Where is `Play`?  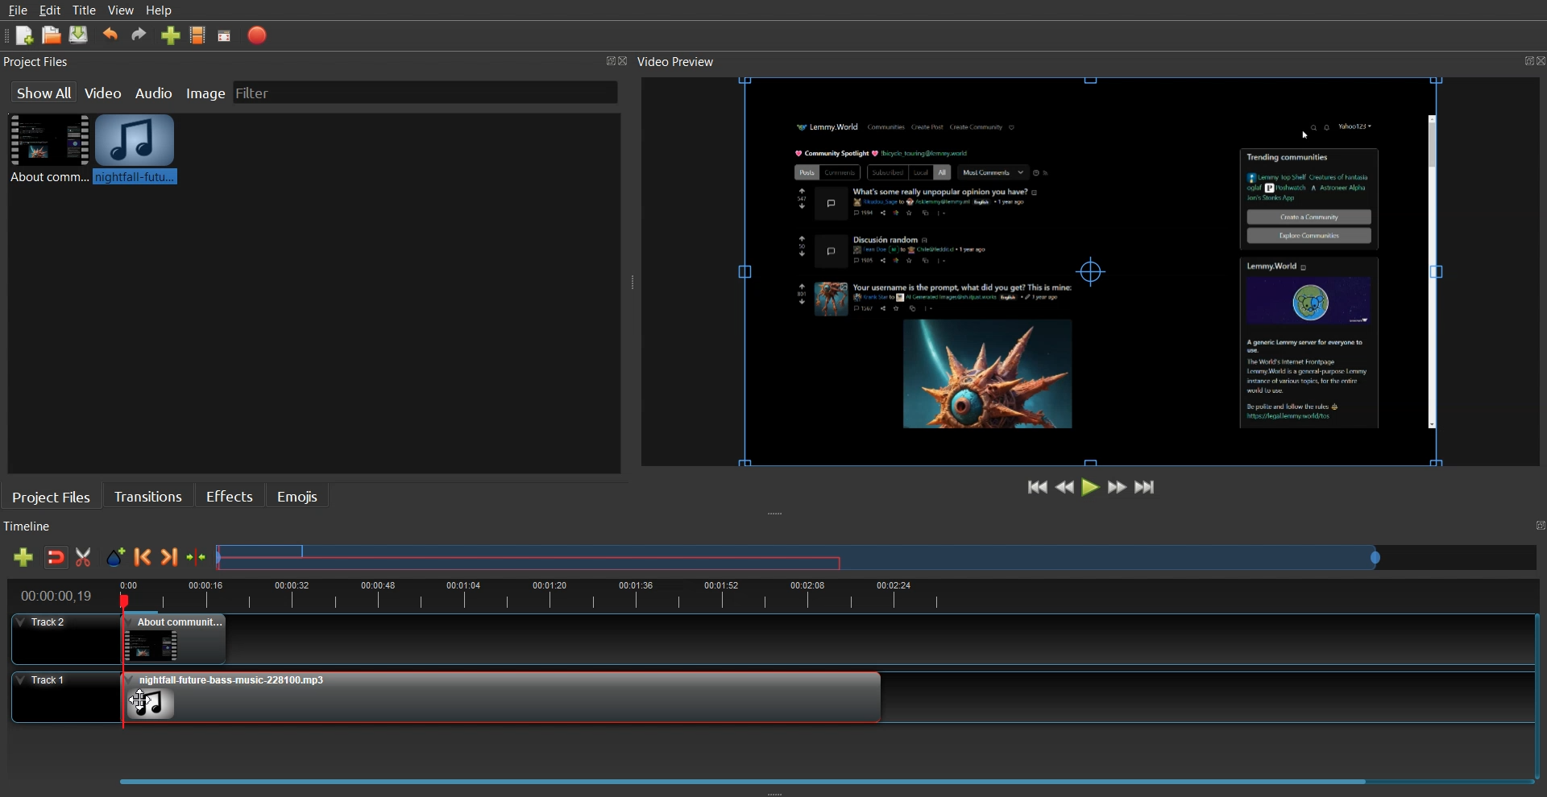
Play is located at coordinates (1092, 486).